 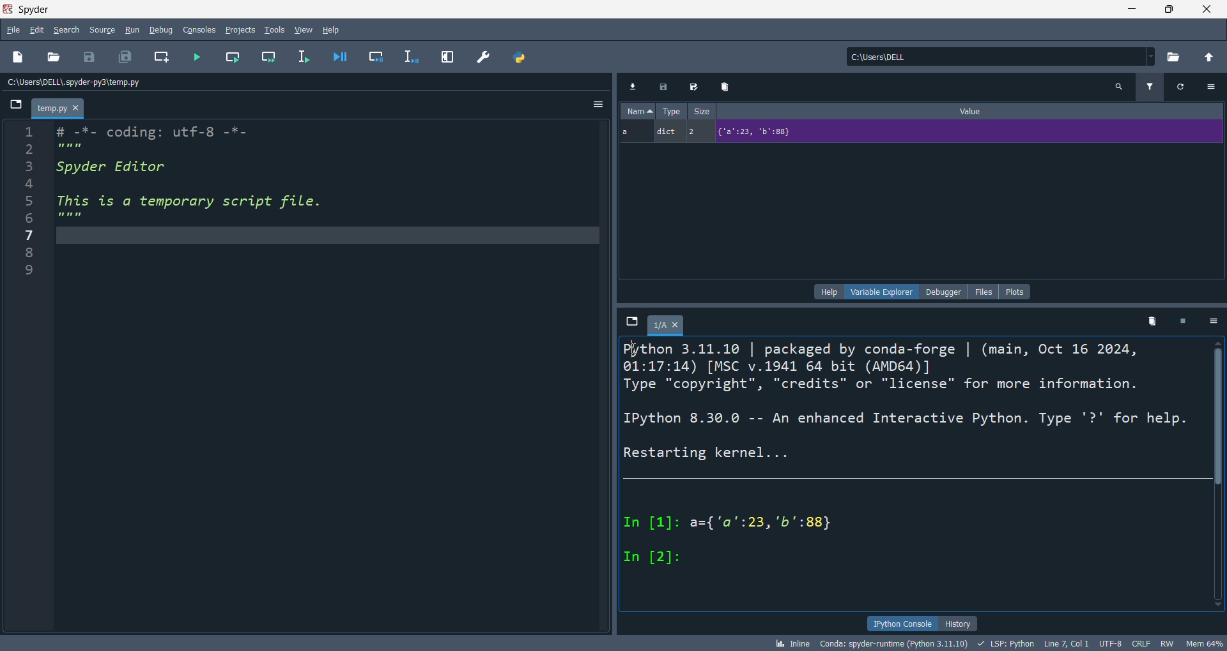 What do you see at coordinates (1215, 86) in the screenshot?
I see `options` at bounding box center [1215, 86].